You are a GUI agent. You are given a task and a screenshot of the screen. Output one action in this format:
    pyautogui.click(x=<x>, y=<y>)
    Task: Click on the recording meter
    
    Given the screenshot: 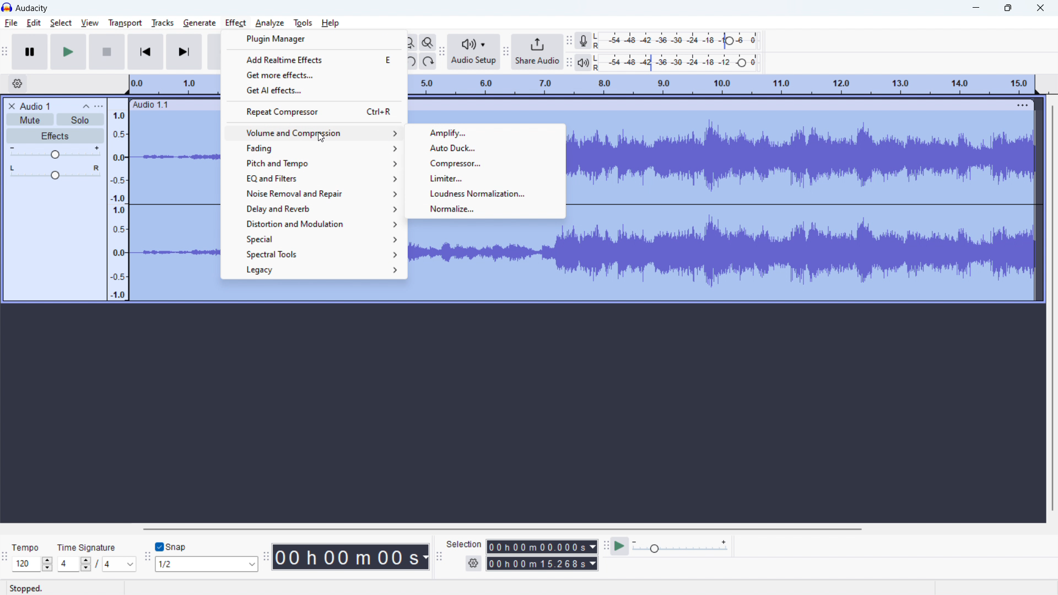 What is the action you would take?
    pyautogui.click(x=587, y=40)
    